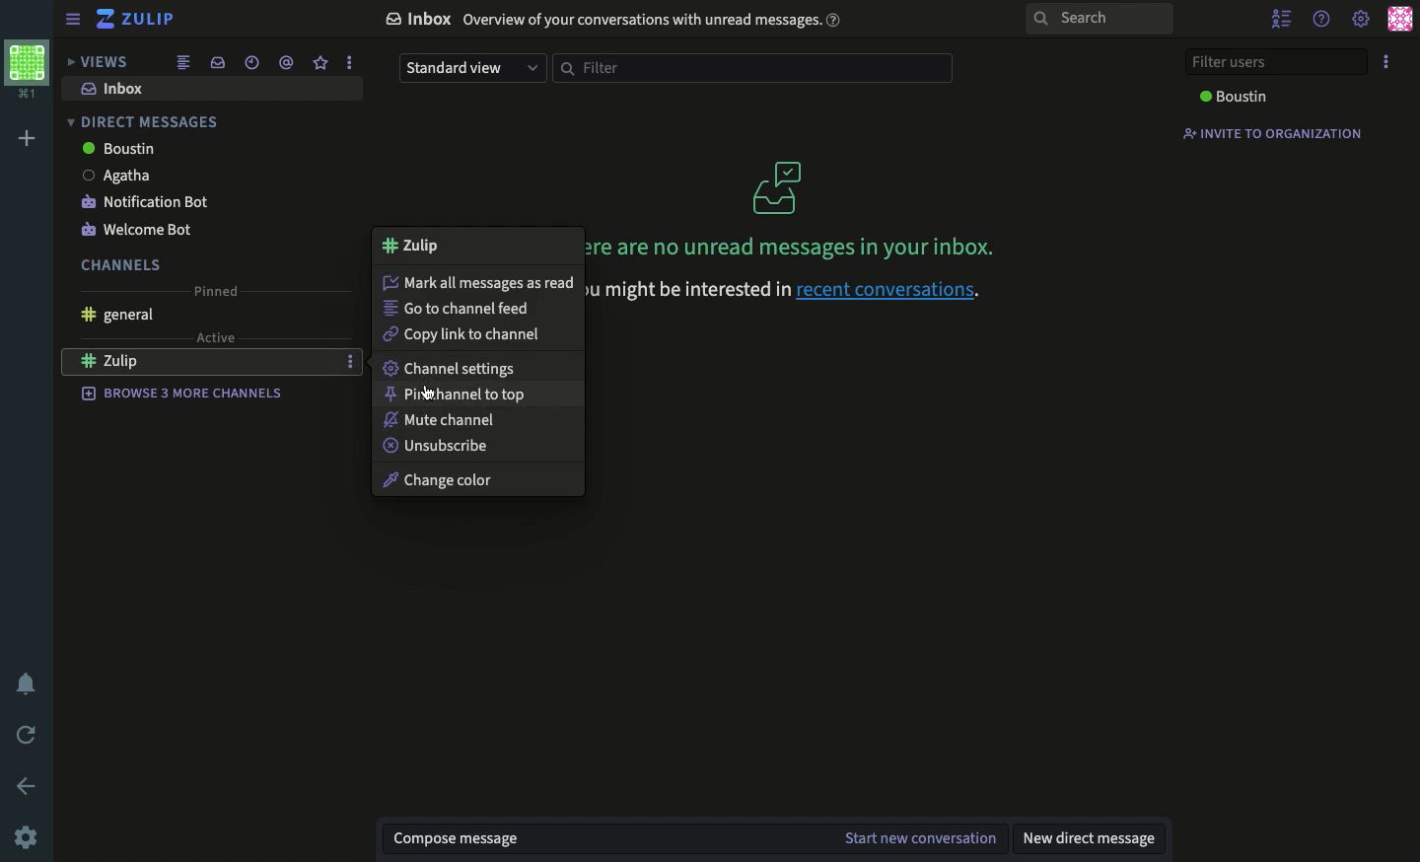 Image resolution: width=1420 pixels, height=862 pixels. What do you see at coordinates (217, 291) in the screenshot?
I see `pinned` at bounding box center [217, 291].